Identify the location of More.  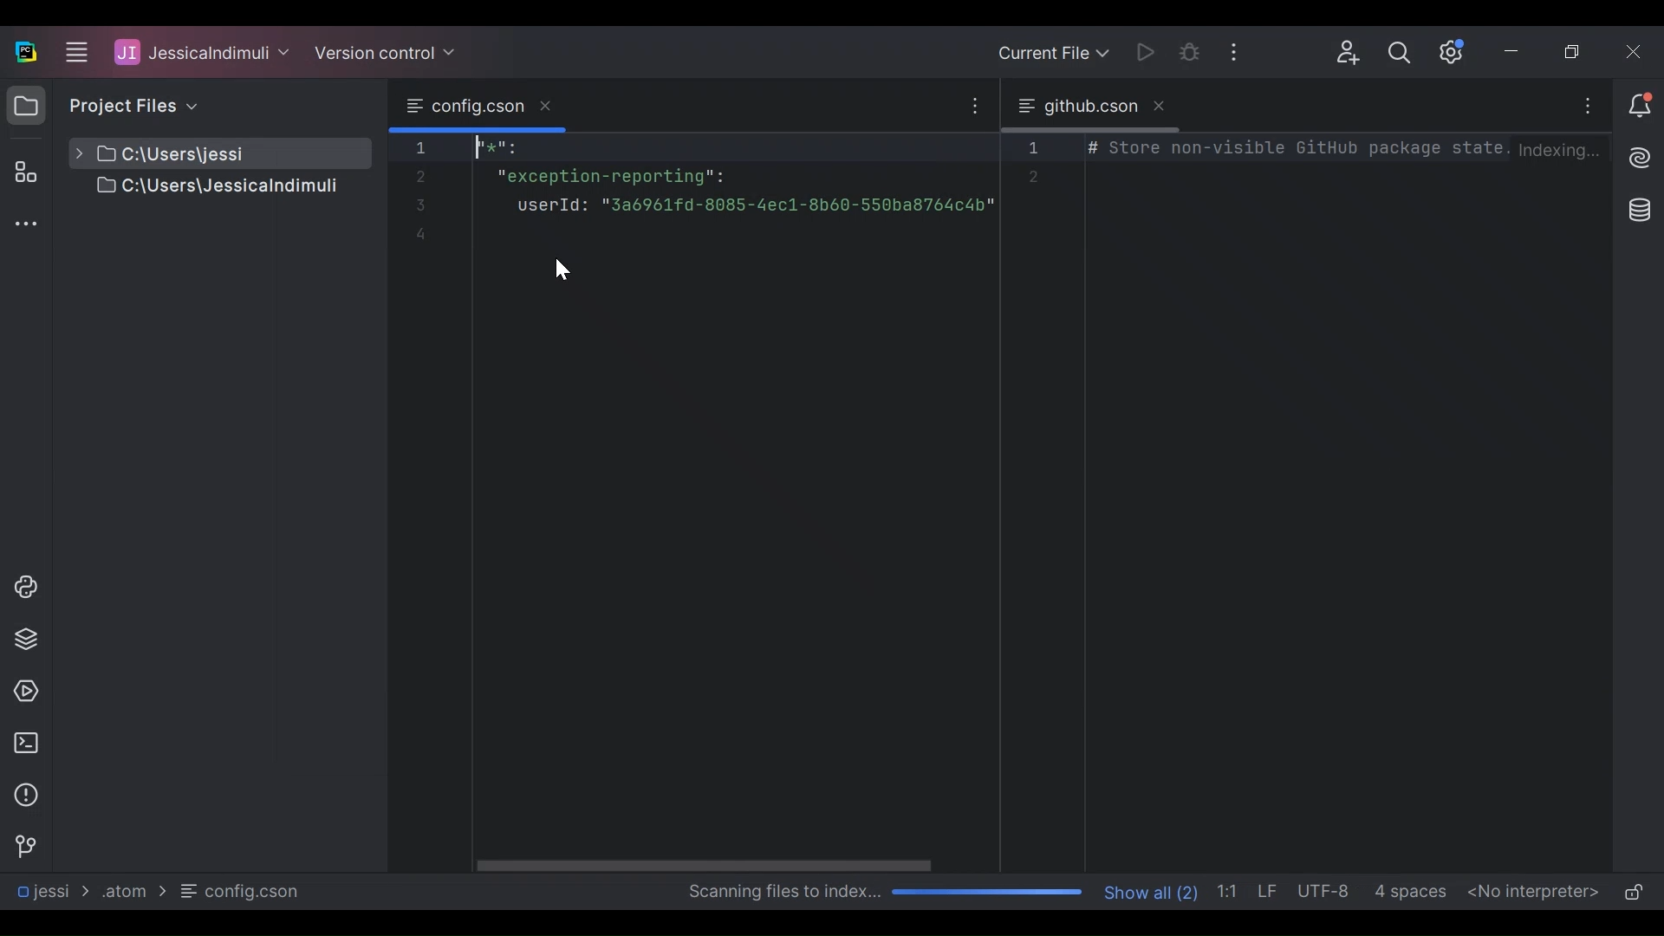
(1589, 107).